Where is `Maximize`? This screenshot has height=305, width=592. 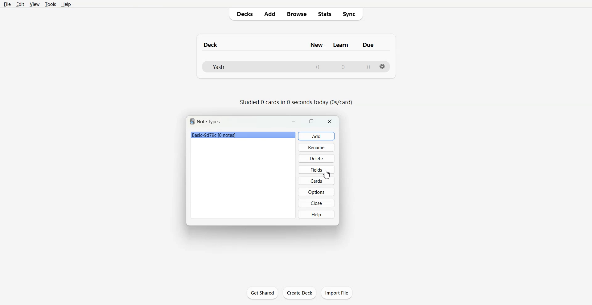
Maximize is located at coordinates (312, 121).